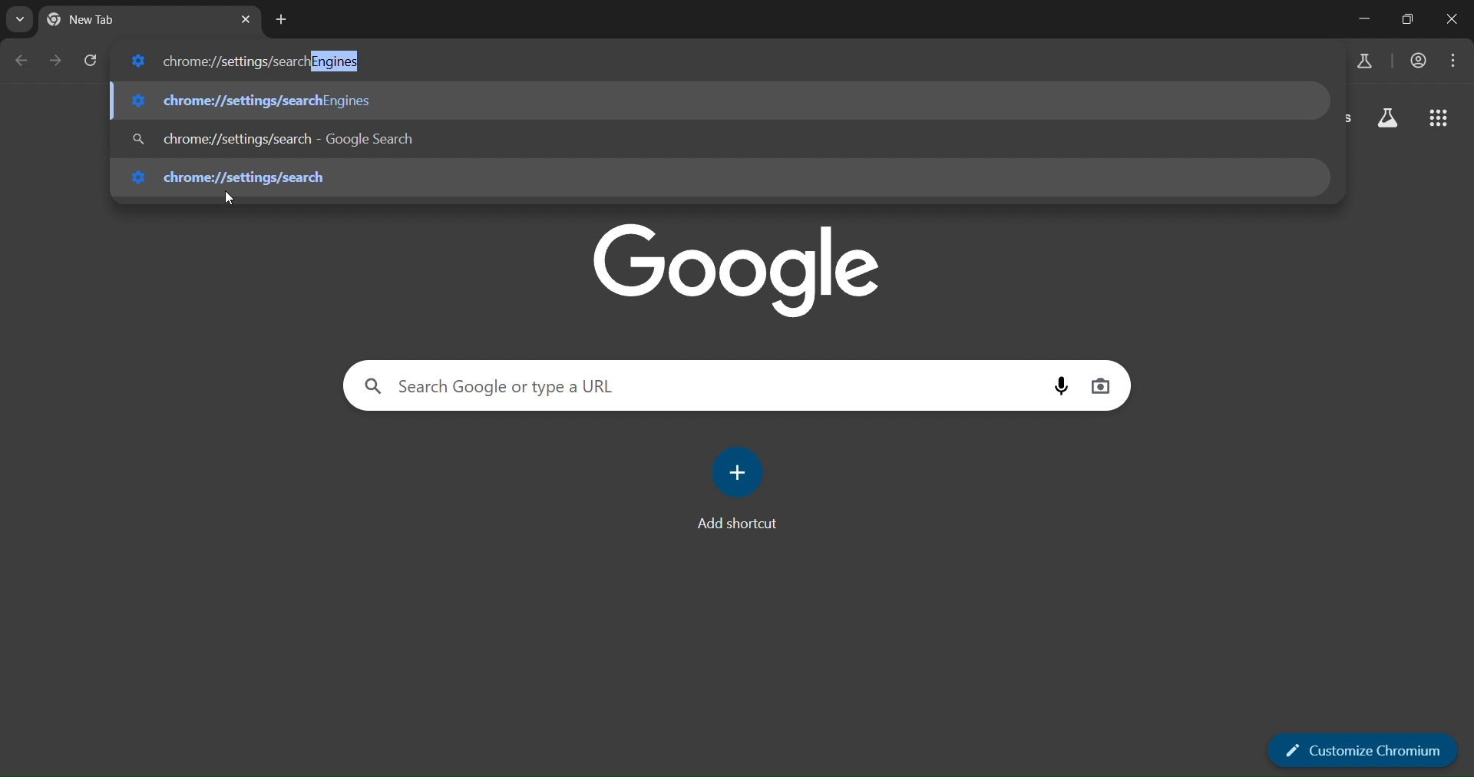 The width and height of the screenshot is (1474, 777). Describe the element at coordinates (1368, 61) in the screenshot. I see `search labs` at that location.